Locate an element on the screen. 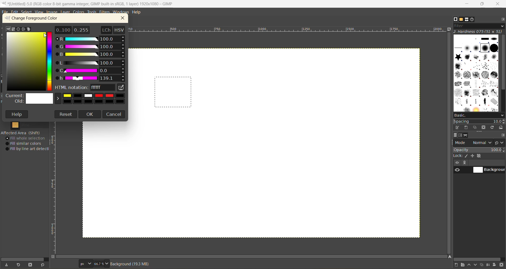  cmyk is located at coordinates (13, 29).